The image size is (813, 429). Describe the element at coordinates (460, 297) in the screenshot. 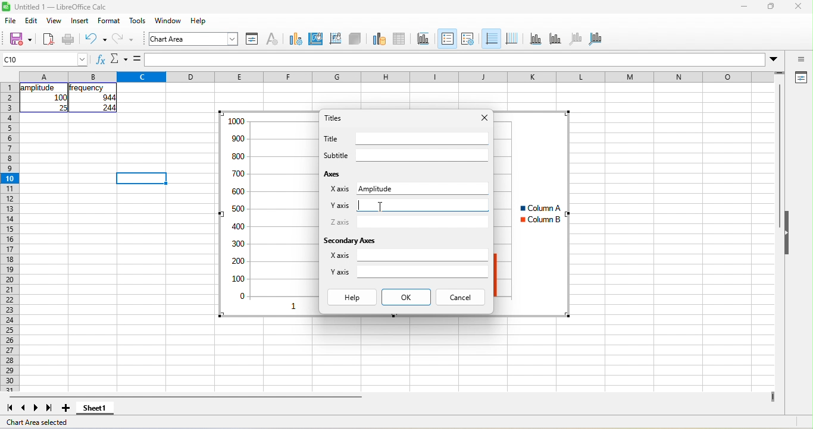

I see `cancel` at that location.